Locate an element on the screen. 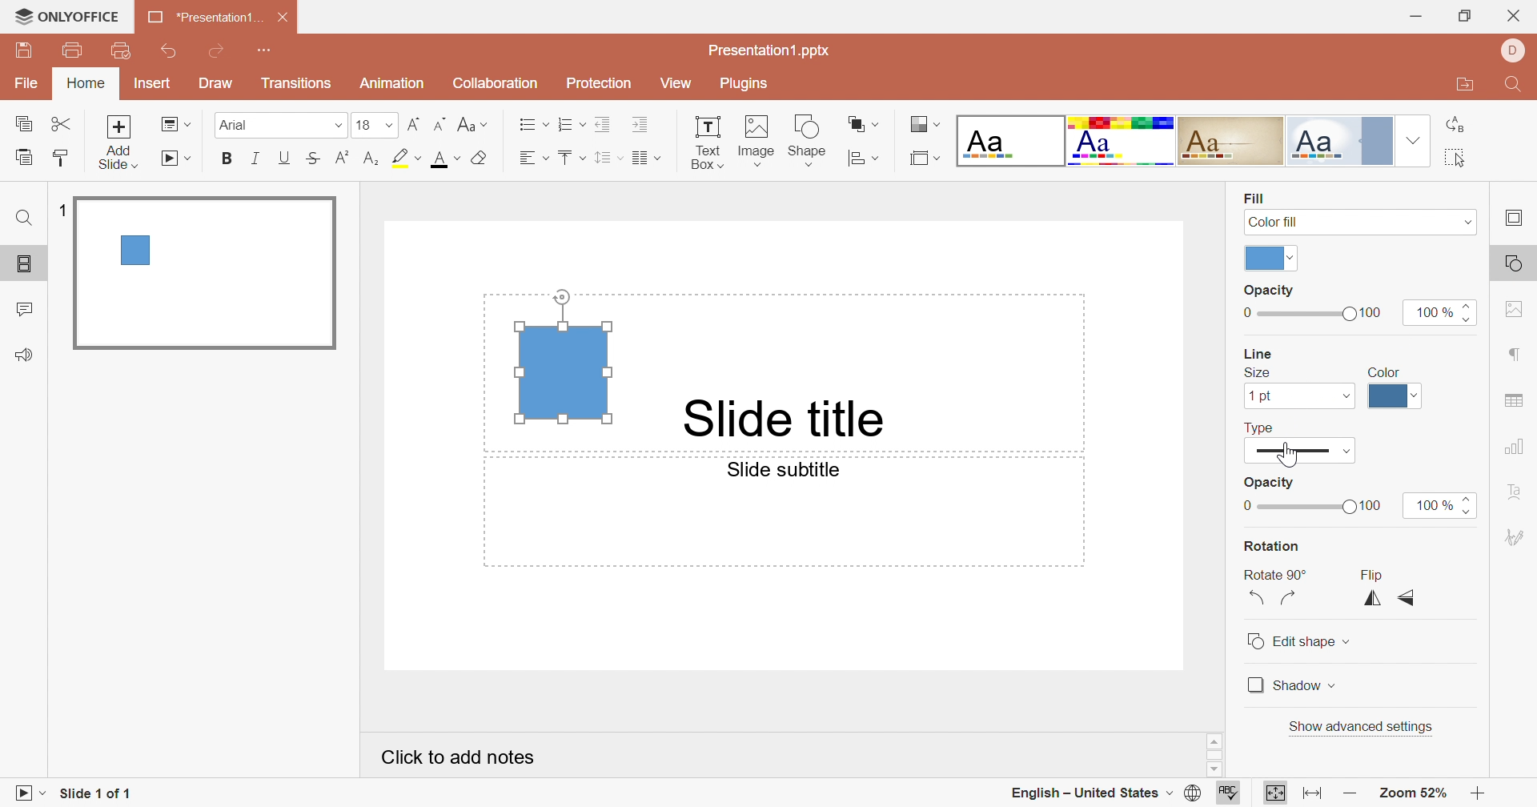 This screenshot has height=807, width=1537. Scrollbar is located at coordinates (1207, 754).